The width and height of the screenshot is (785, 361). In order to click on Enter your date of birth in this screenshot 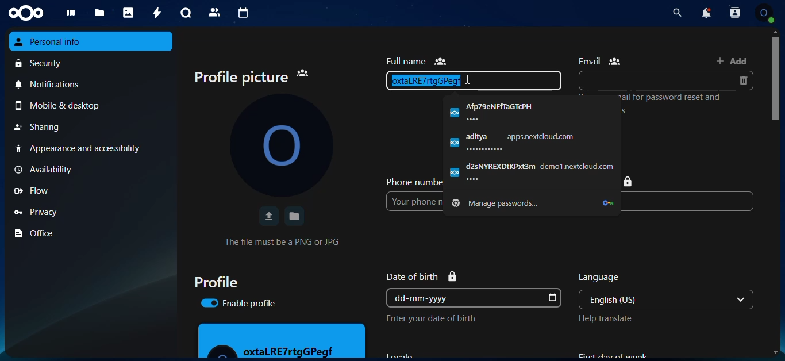, I will do `click(430, 318)`.